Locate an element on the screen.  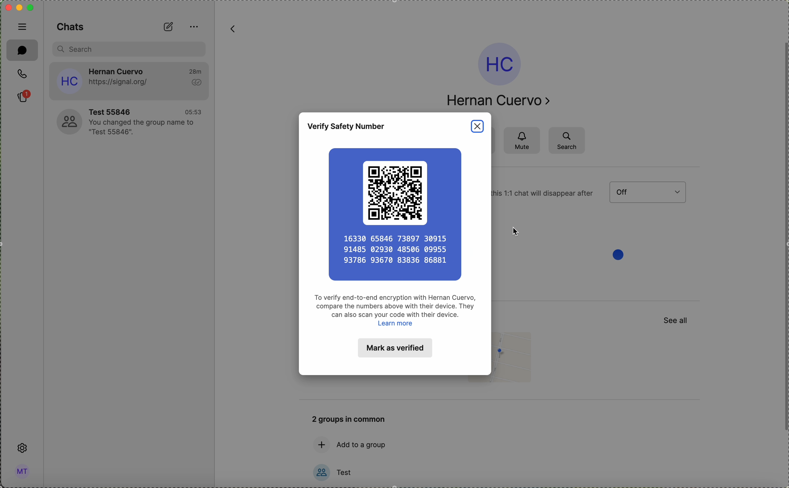
Hernan Cuervo > is located at coordinates (500, 100).